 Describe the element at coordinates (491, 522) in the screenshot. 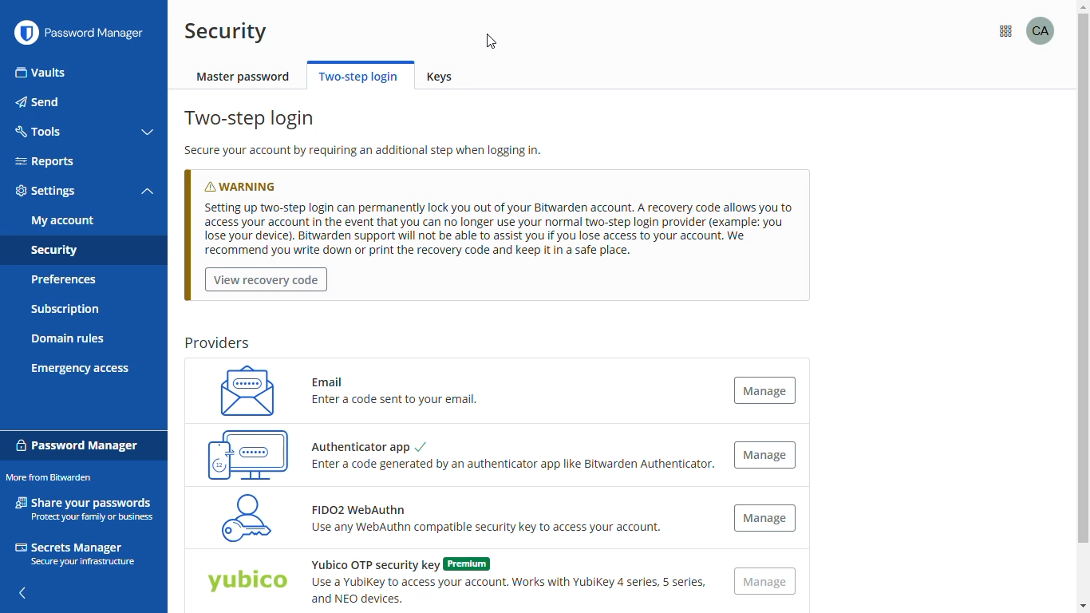

I see `FIDO2 WebAuthn
Use any WebAuthn compatible security key to access your account.` at that location.